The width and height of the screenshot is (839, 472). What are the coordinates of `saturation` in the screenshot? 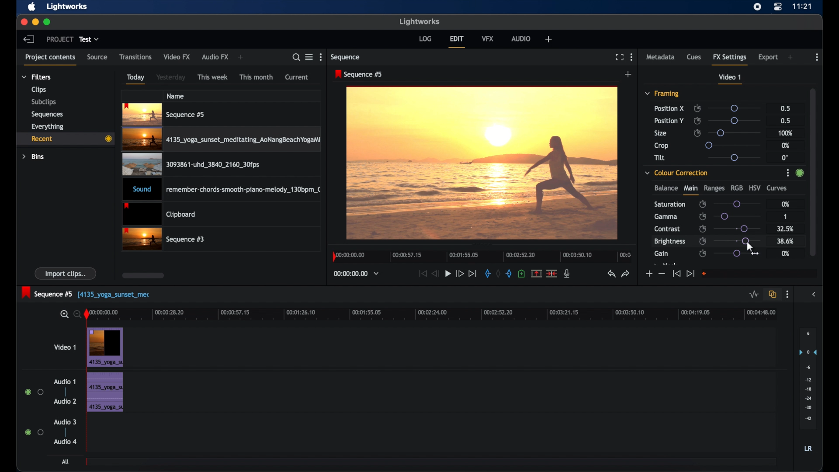 It's located at (669, 204).